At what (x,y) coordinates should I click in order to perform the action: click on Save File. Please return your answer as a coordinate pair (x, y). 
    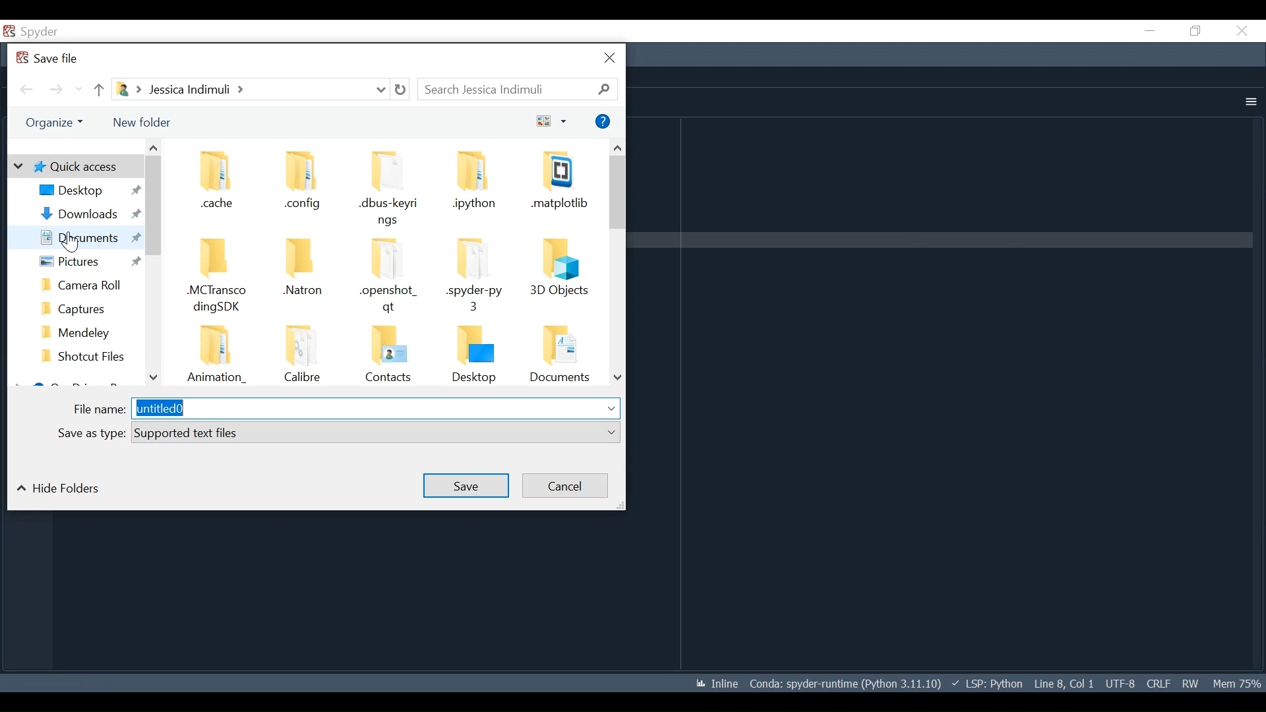
    Looking at the image, I should click on (49, 58).